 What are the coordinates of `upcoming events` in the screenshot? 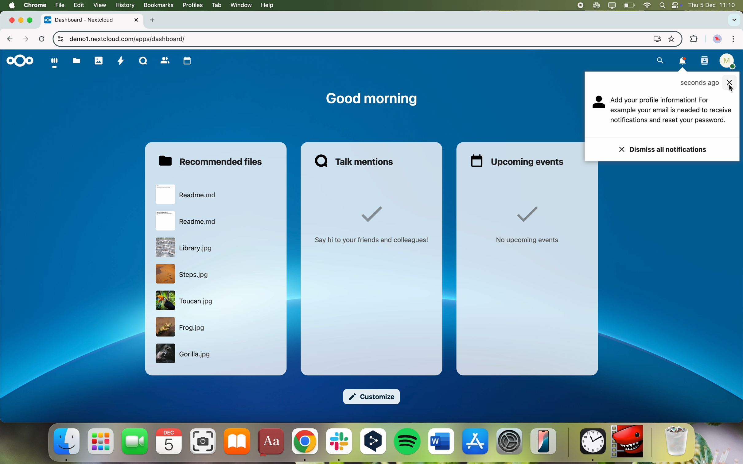 It's located at (519, 161).